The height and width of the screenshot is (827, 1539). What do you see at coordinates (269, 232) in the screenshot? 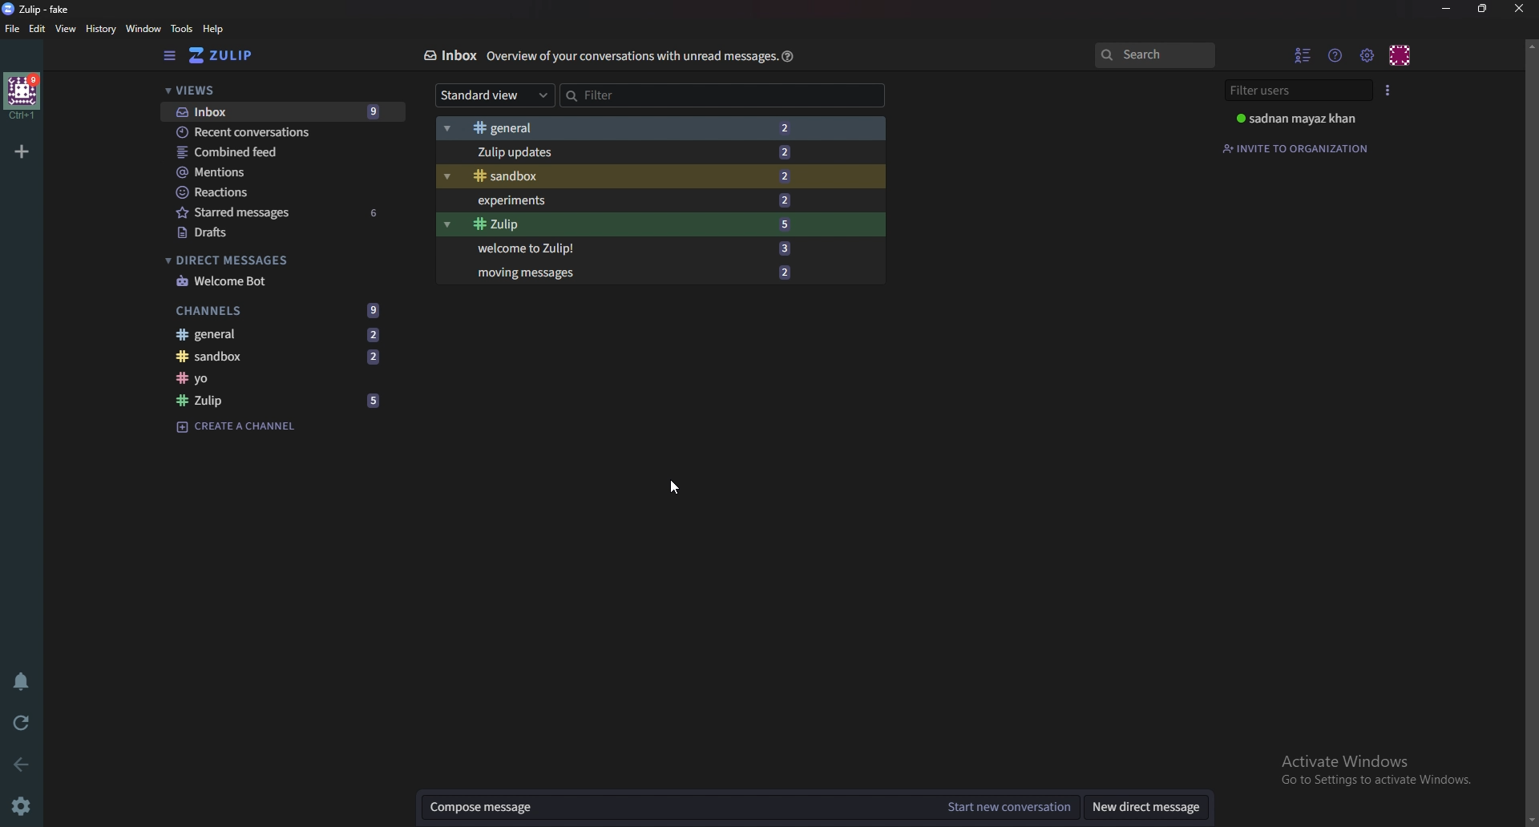
I see `drafts` at bounding box center [269, 232].